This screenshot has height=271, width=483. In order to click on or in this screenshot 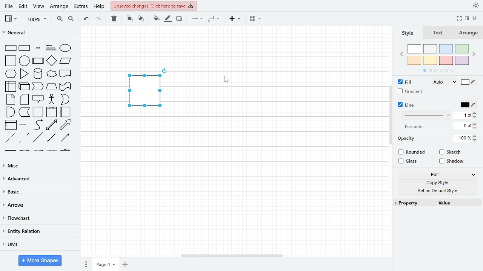, I will do `click(65, 99)`.